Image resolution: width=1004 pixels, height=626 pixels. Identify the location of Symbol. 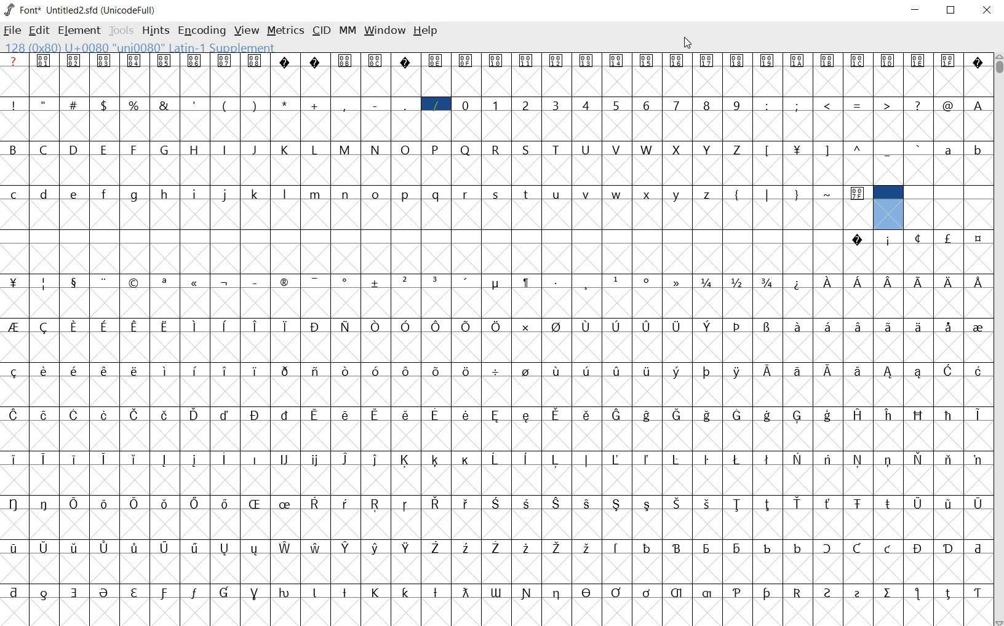
(284, 280).